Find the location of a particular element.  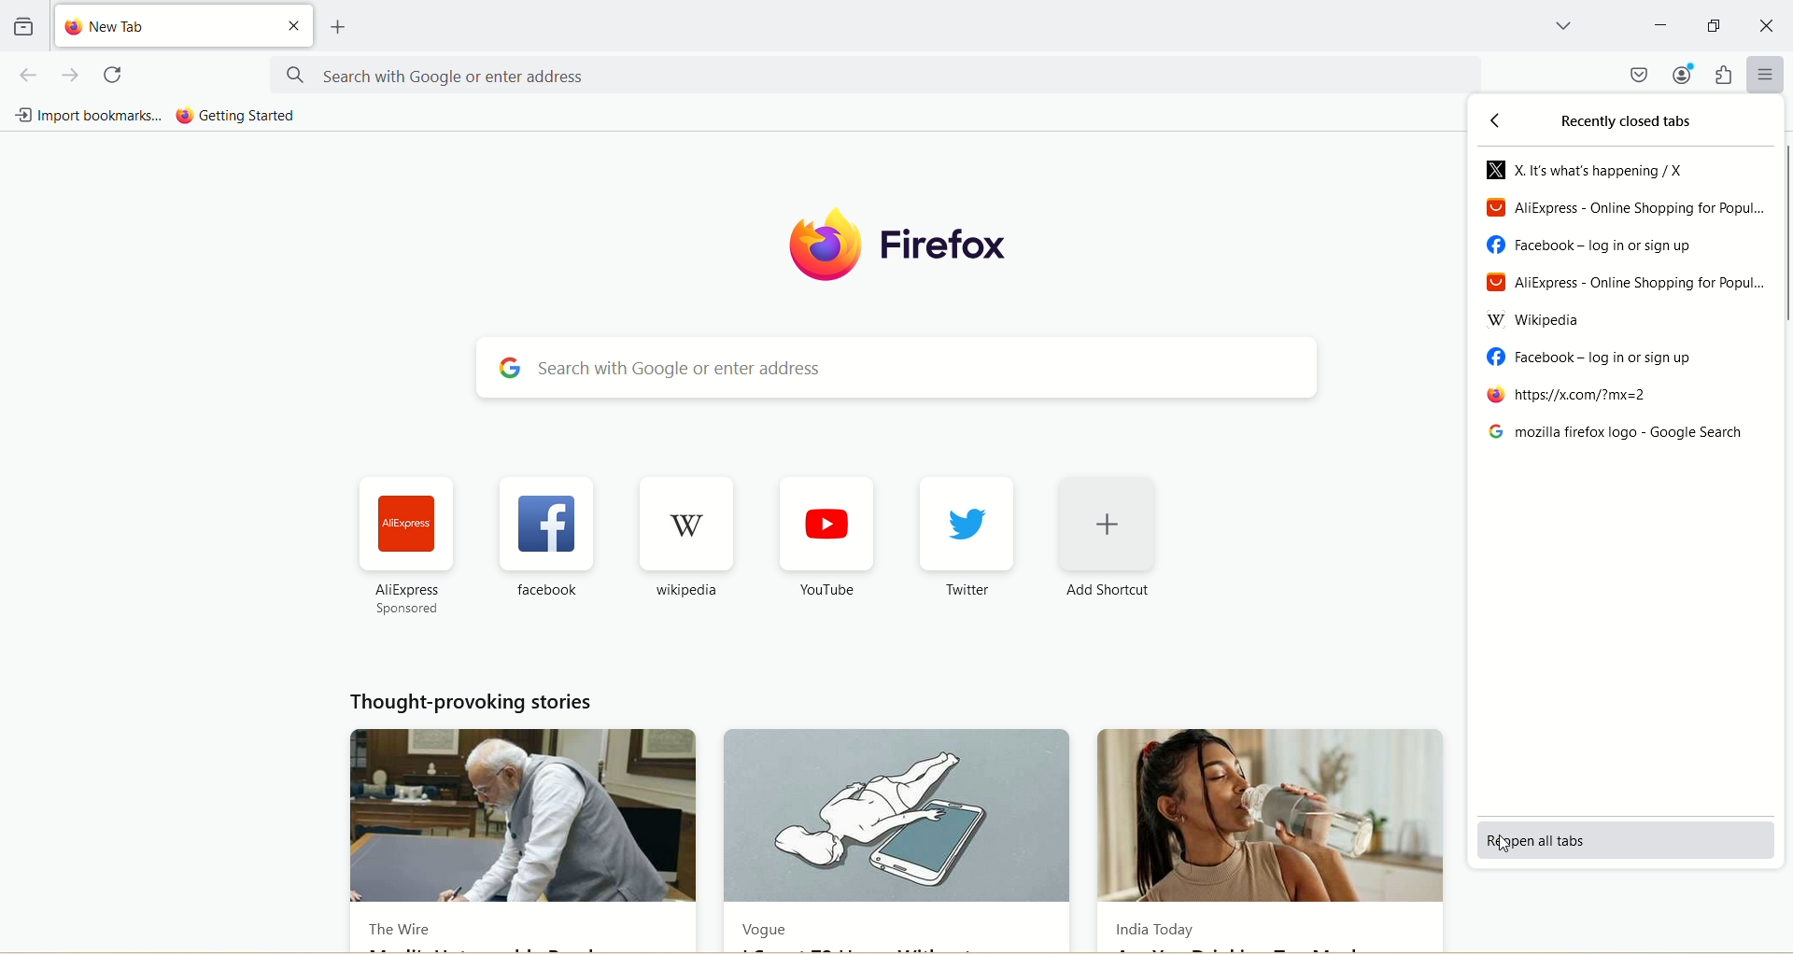

list all tabs is located at coordinates (1560, 25).